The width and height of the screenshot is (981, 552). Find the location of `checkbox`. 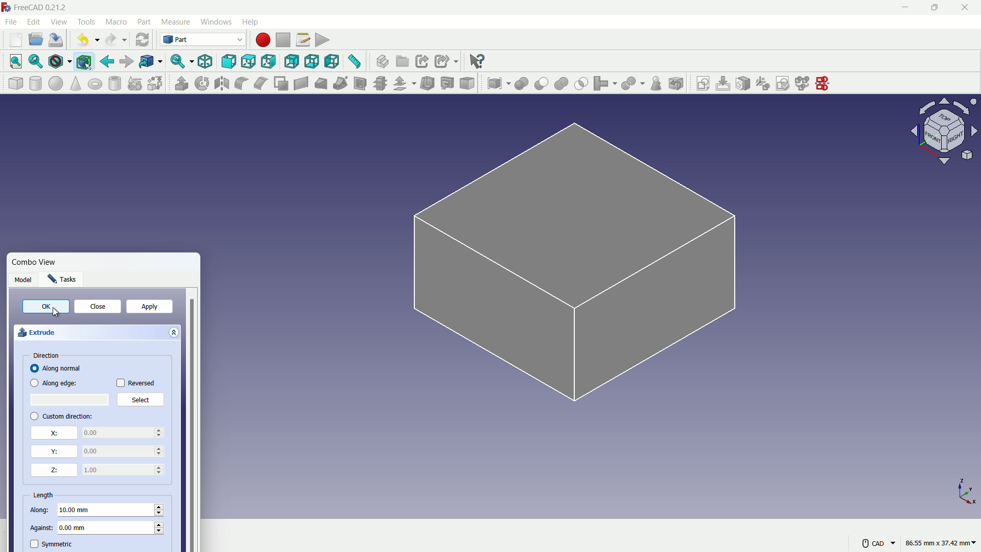

checkbox is located at coordinates (34, 369).